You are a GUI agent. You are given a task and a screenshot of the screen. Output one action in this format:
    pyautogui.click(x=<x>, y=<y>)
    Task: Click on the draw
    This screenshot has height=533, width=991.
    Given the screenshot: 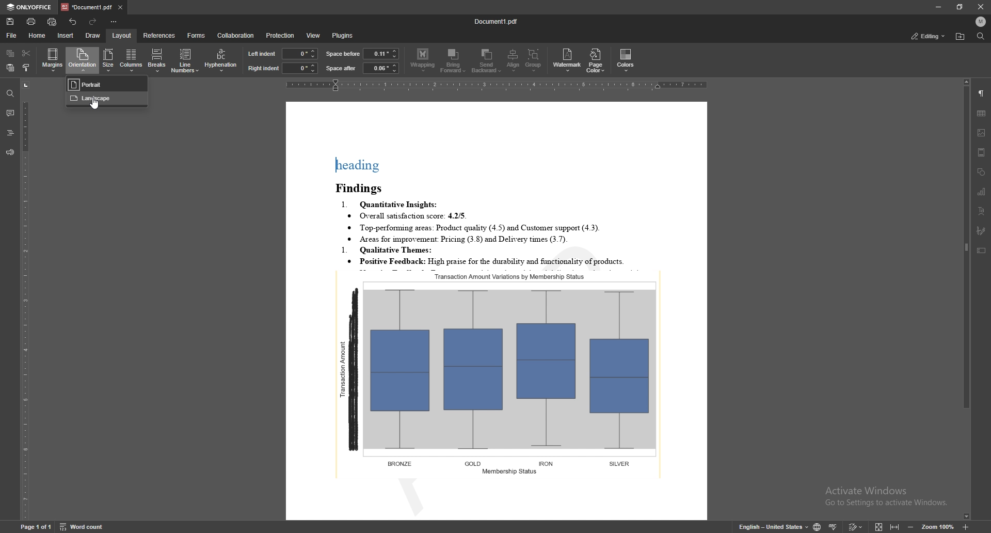 What is the action you would take?
    pyautogui.click(x=93, y=36)
    